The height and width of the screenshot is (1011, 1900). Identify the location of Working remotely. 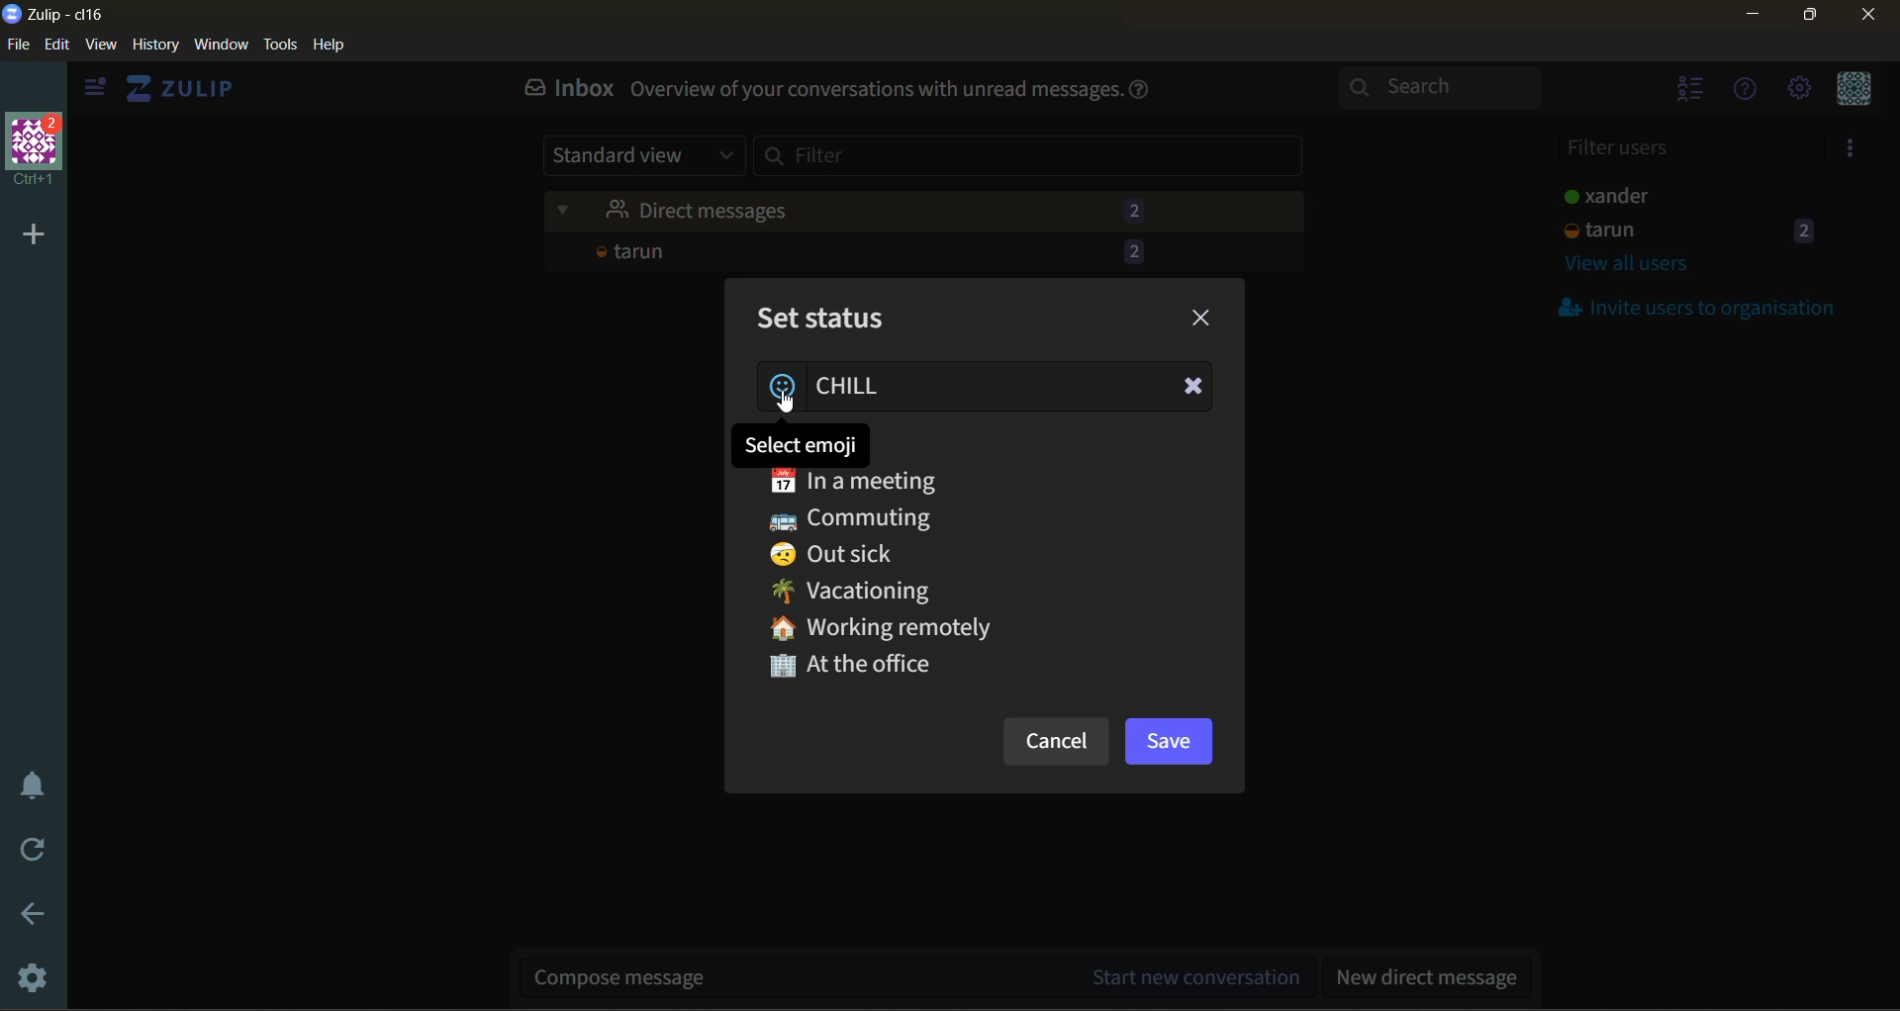
(901, 627).